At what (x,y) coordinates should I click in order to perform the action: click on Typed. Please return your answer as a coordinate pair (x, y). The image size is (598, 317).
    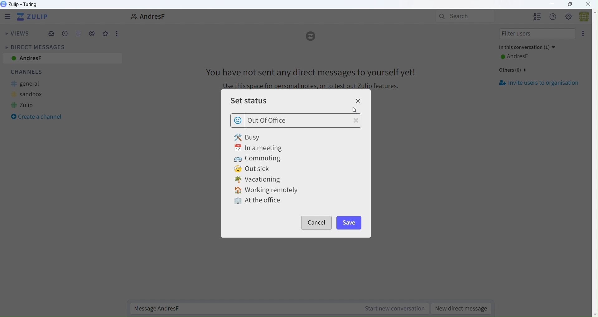
    Looking at the image, I should click on (271, 121).